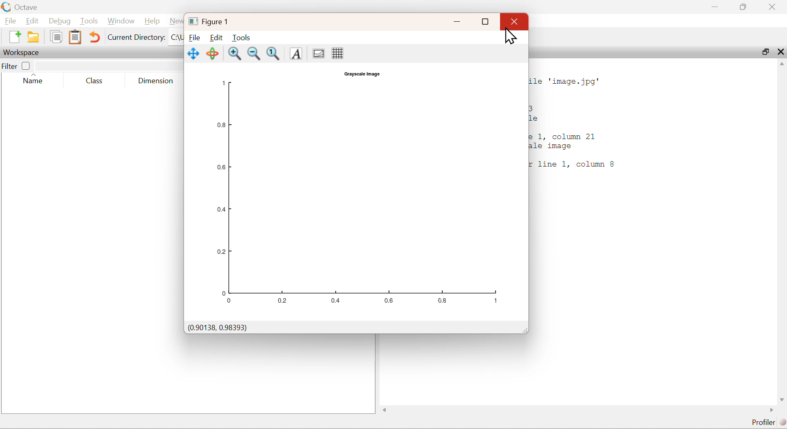 The width and height of the screenshot is (787, 429). Describe the element at coordinates (360, 74) in the screenshot. I see `Grayscale Image` at that location.